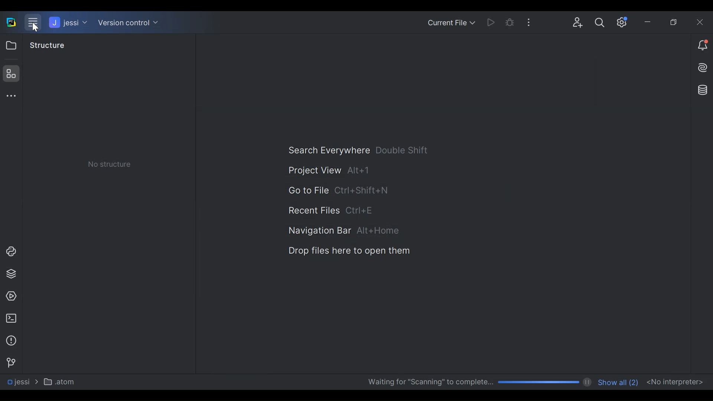  Describe the element at coordinates (10, 252) in the screenshot. I see `Project Console` at that location.